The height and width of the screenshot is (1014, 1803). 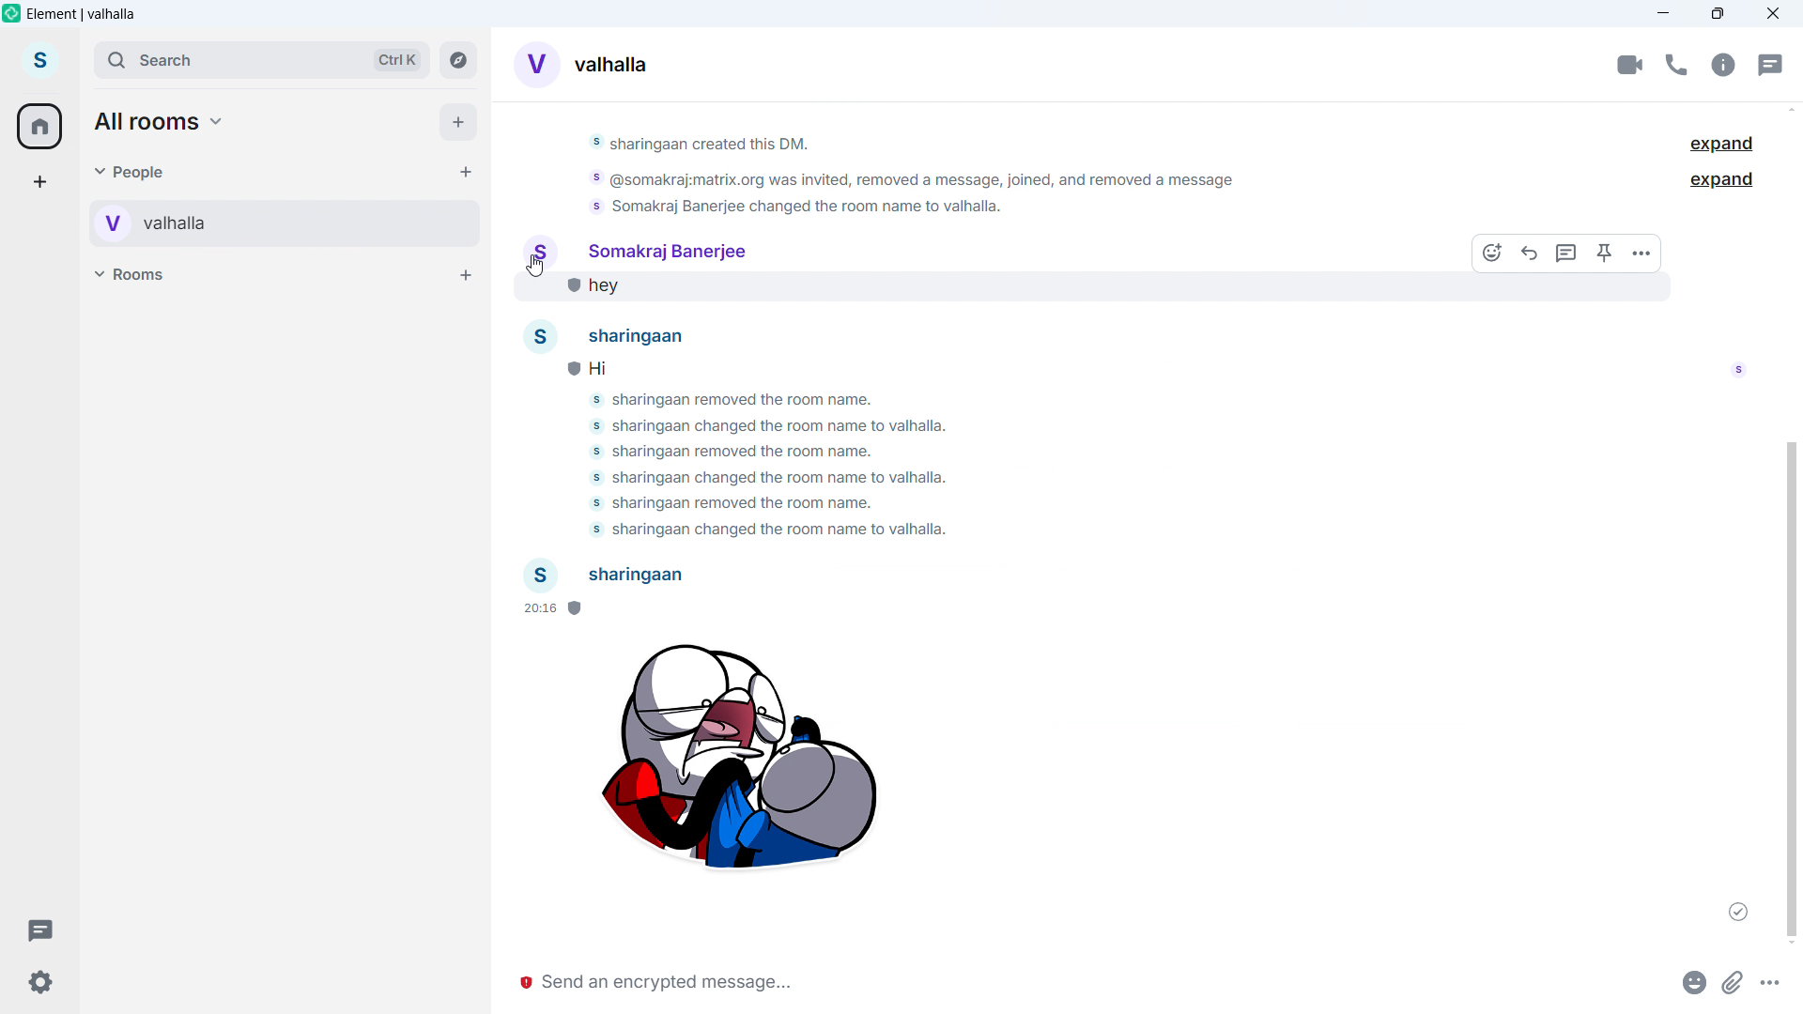 What do you see at coordinates (1773, 980) in the screenshot?
I see `More options` at bounding box center [1773, 980].